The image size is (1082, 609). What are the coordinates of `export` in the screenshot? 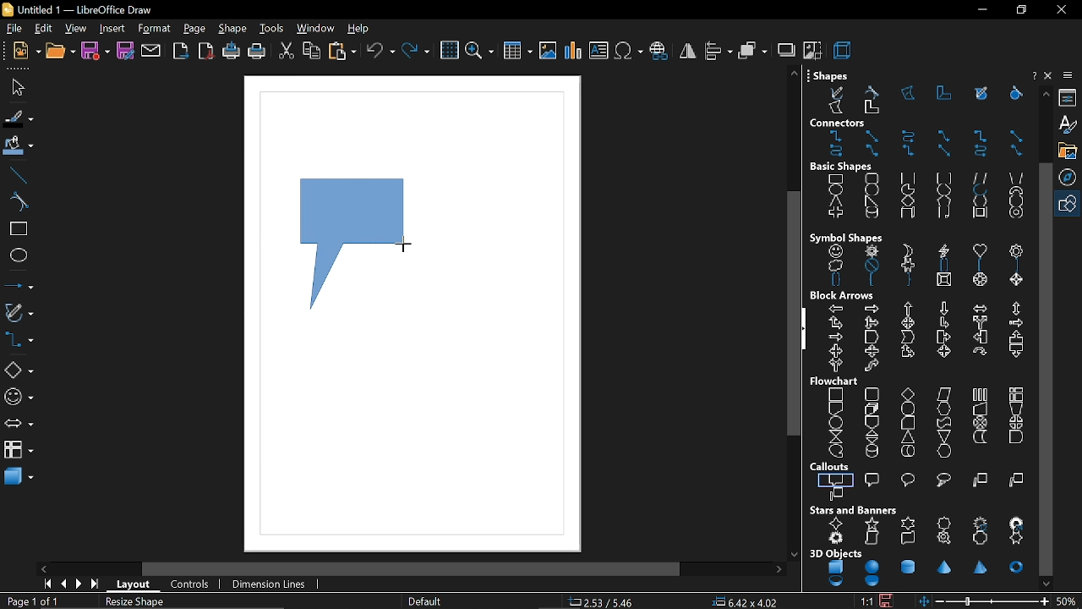 It's located at (181, 52).